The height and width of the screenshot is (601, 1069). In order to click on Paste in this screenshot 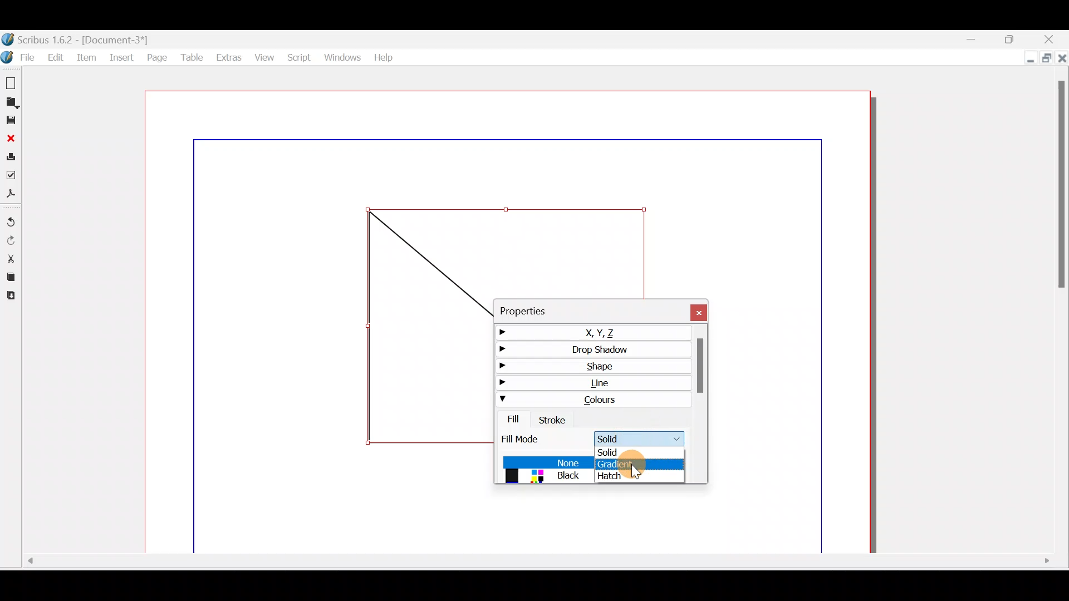, I will do `click(14, 296)`.